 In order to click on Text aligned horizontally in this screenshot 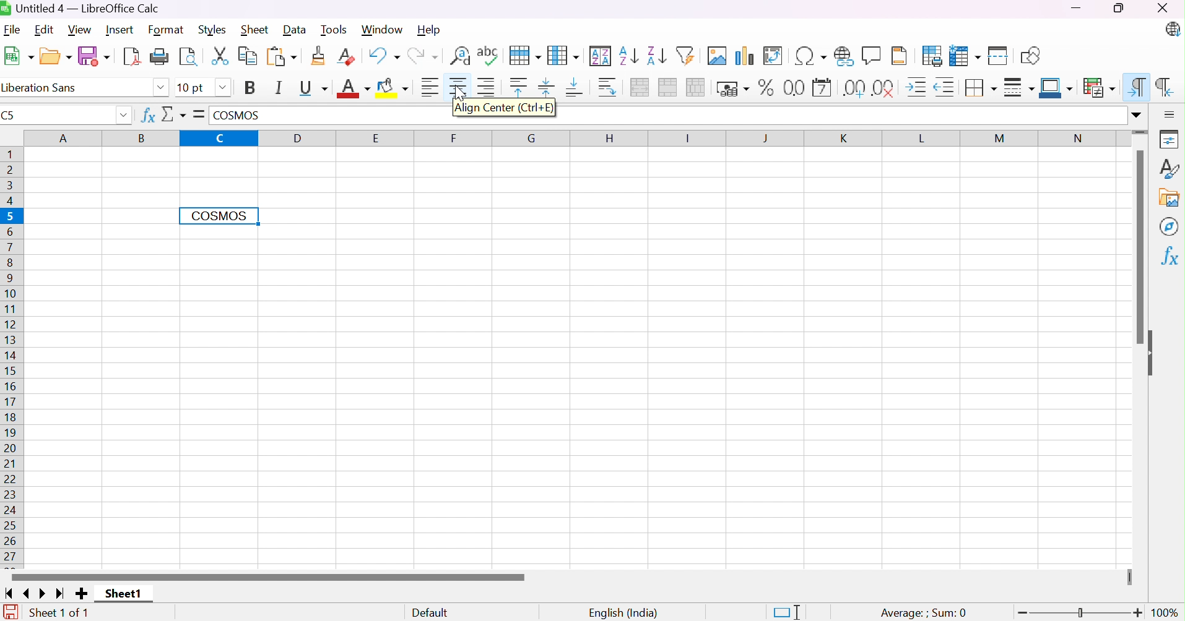, I will do `click(218, 215)`.